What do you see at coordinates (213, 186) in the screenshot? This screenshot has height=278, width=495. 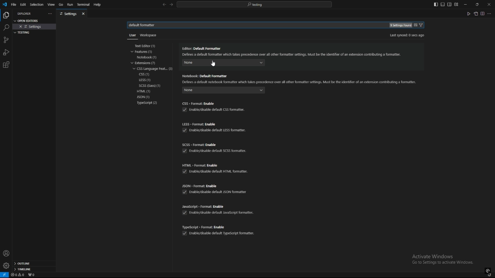 I see `json format enable` at bounding box center [213, 186].